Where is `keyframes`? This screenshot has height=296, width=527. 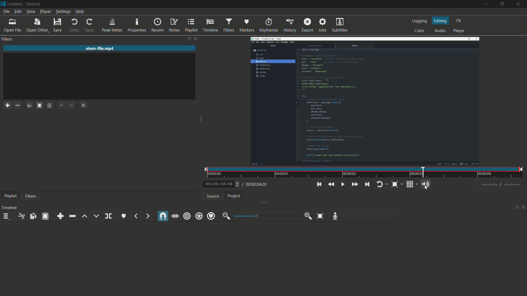 keyframes is located at coordinates (269, 25).